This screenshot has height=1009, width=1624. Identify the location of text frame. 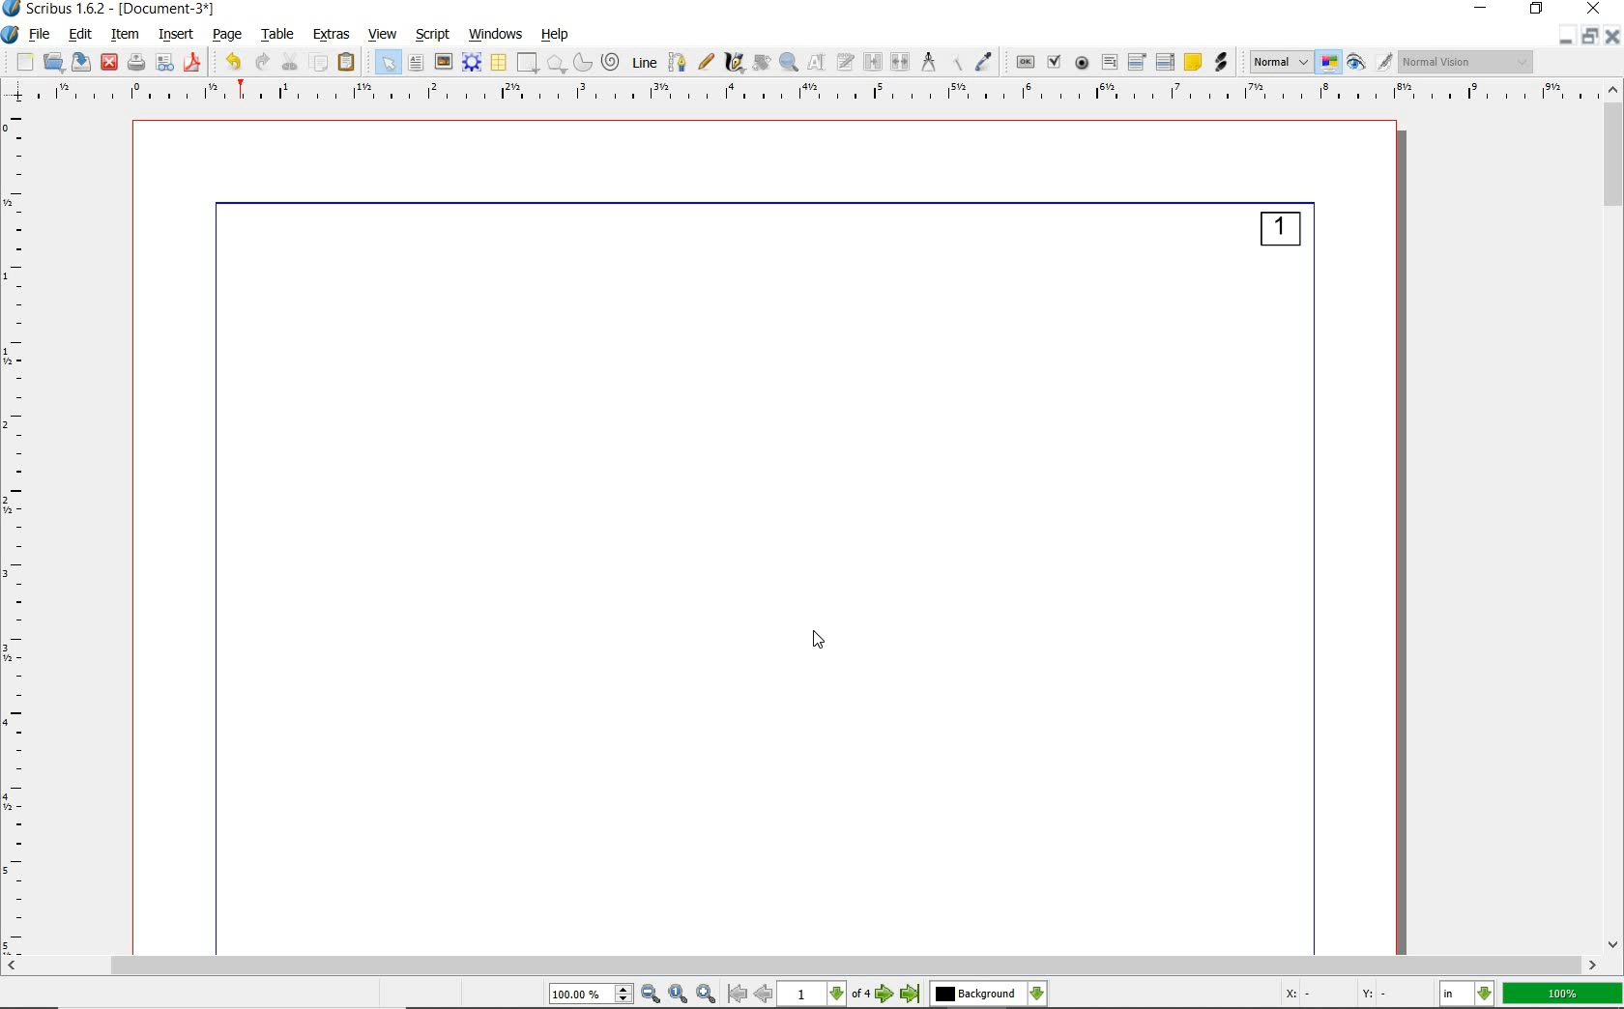
(415, 64).